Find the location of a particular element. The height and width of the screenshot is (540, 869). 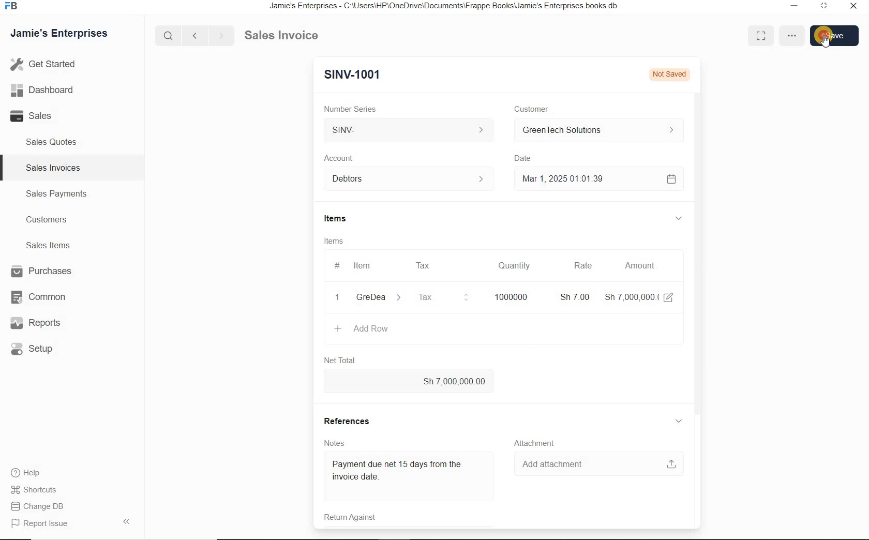

‘Add attachment is located at coordinates (597, 462).